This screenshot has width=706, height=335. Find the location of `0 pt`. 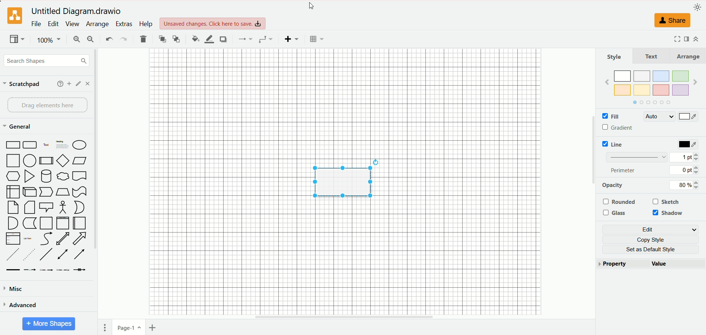

0 pt is located at coordinates (685, 170).